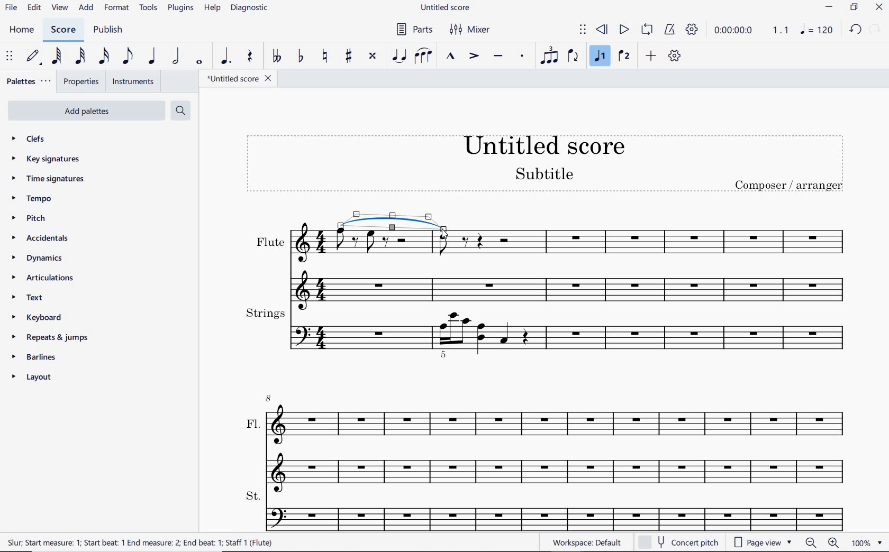  I want to click on FLIP DIRECTION, so click(575, 59).